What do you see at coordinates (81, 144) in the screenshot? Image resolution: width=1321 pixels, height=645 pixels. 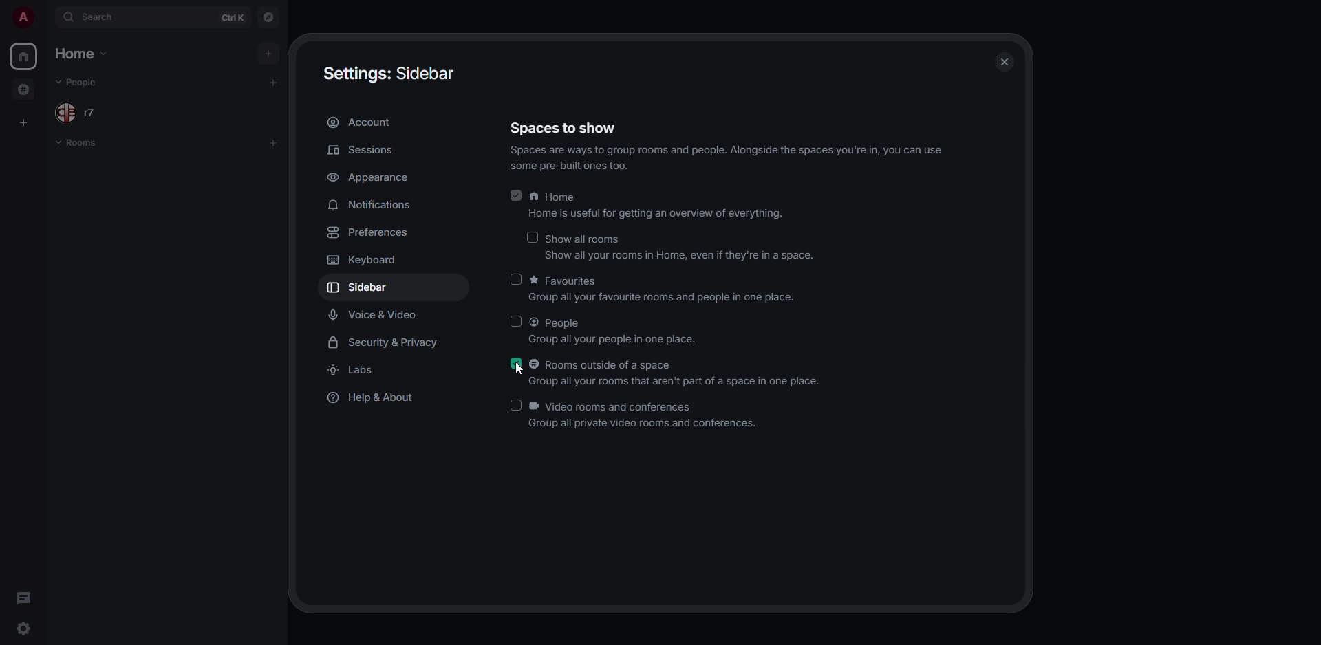 I see `rooms` at bounding box center [81, 144].